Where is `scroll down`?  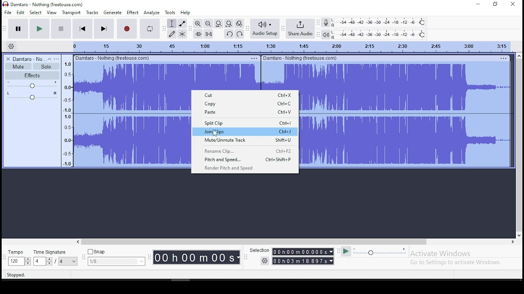 scroll down is located at coordinates (519, 235).